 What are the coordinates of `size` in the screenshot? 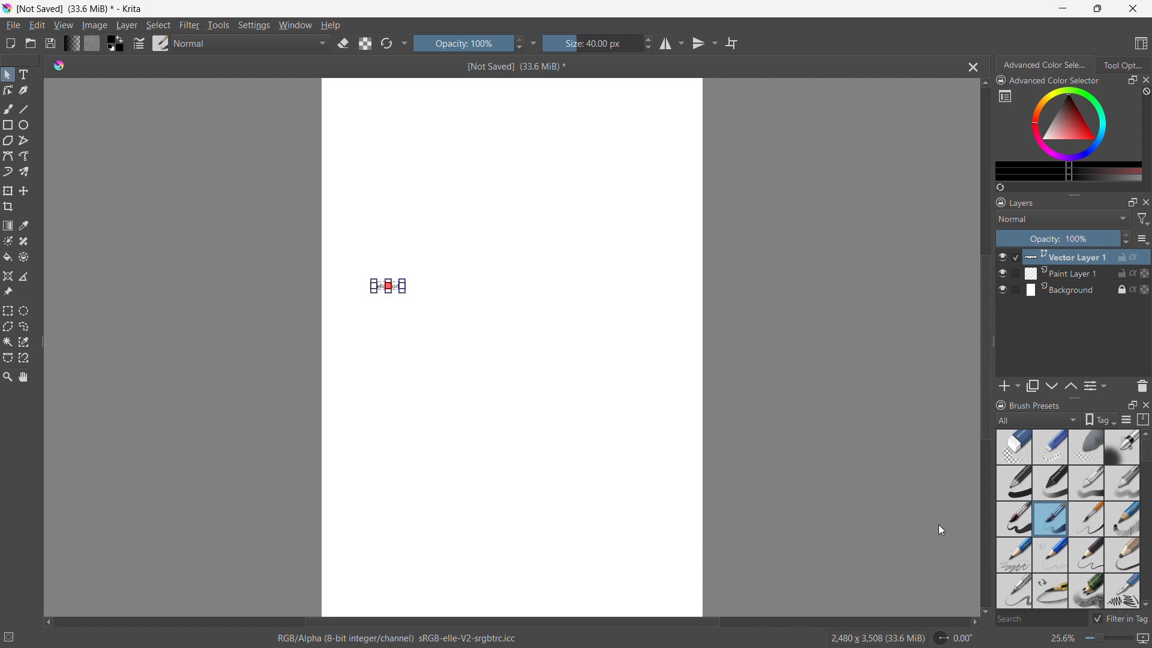 It's located at (598, 43).